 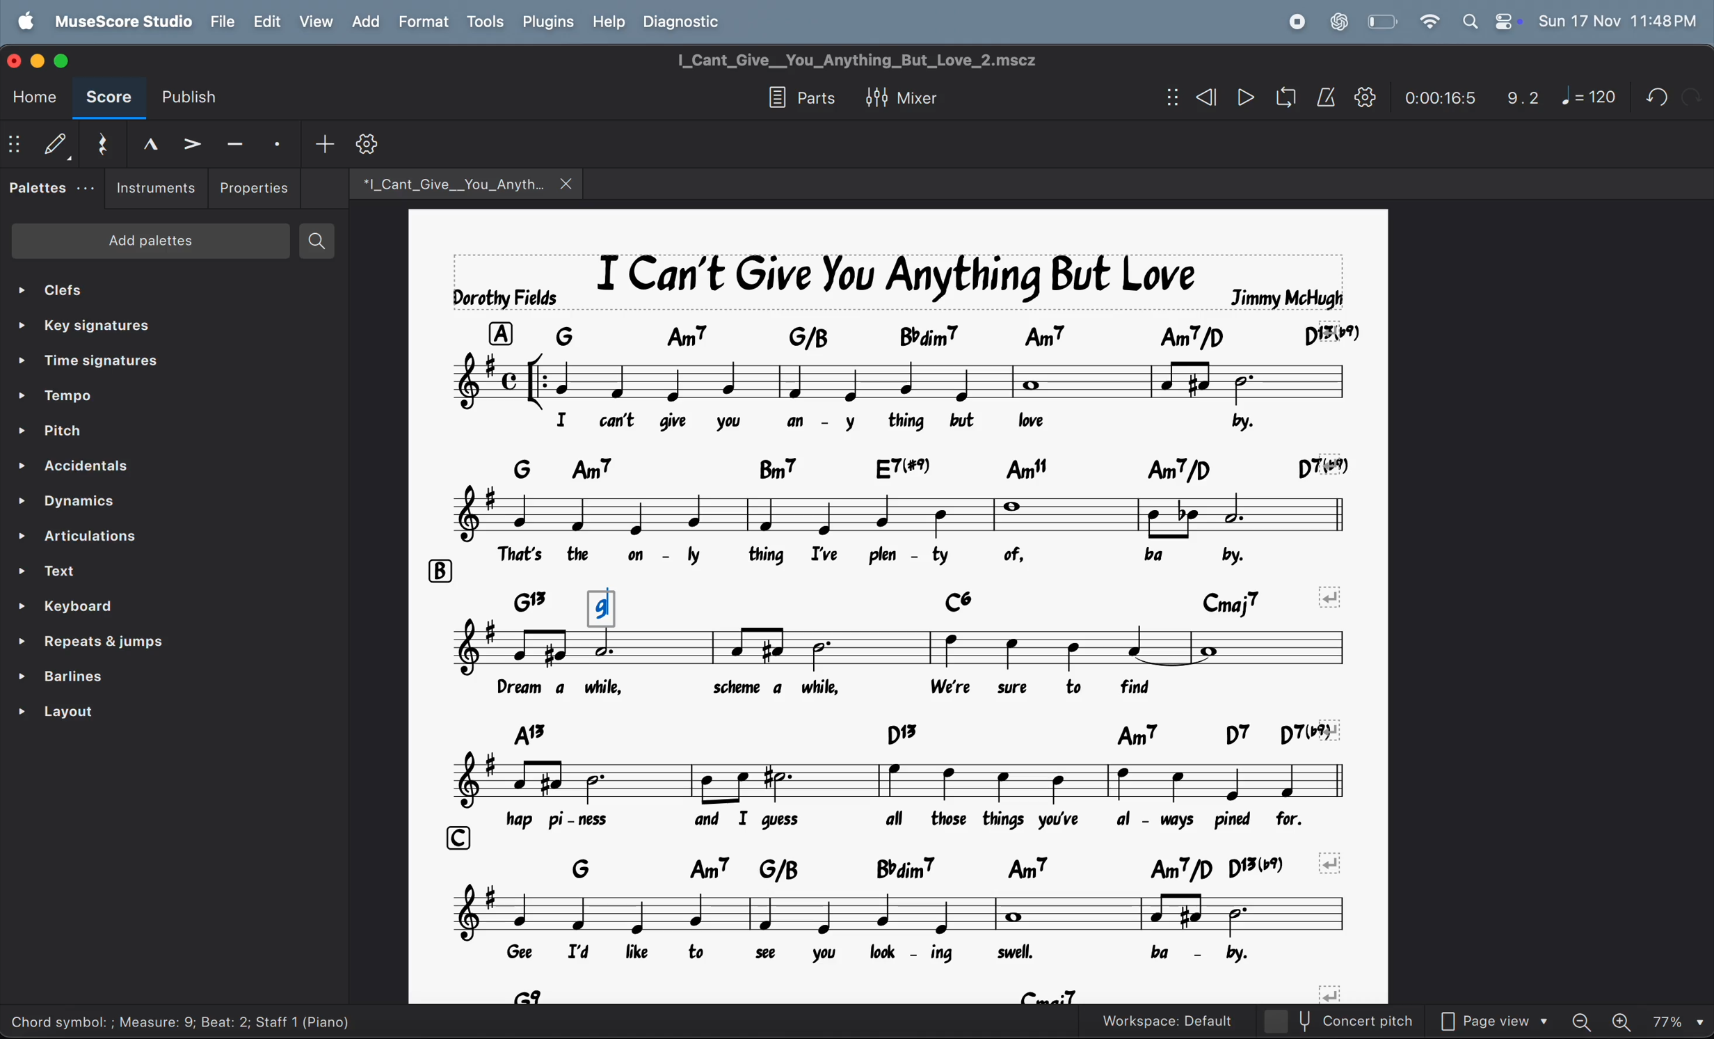 What do you see at coordinates (160, 399) in the screenshot?
I see `tempo` at bounding box center [160, 399].